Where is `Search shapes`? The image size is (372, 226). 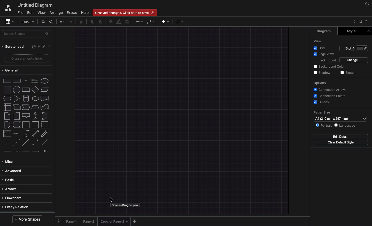
Search shapes is located at coordinates (27, 35).